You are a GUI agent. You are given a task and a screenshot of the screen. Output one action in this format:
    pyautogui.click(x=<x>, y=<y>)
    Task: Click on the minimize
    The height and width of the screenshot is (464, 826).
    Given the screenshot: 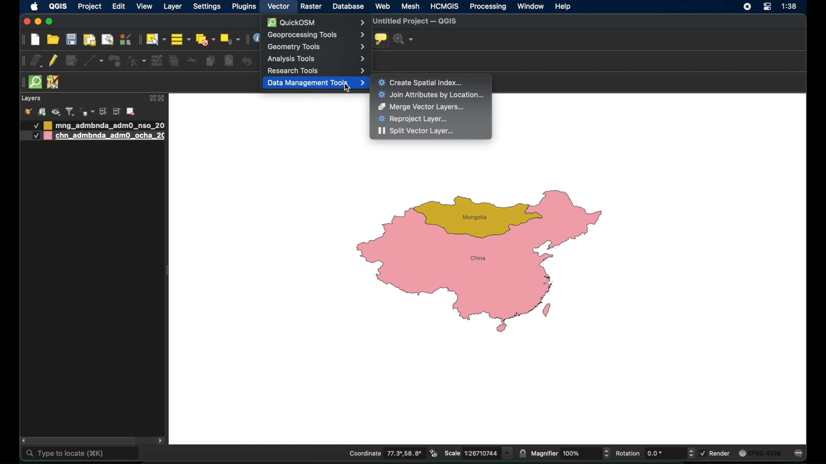 What is the action you would take?
    pyautogui.click(x=38, y=22)
    